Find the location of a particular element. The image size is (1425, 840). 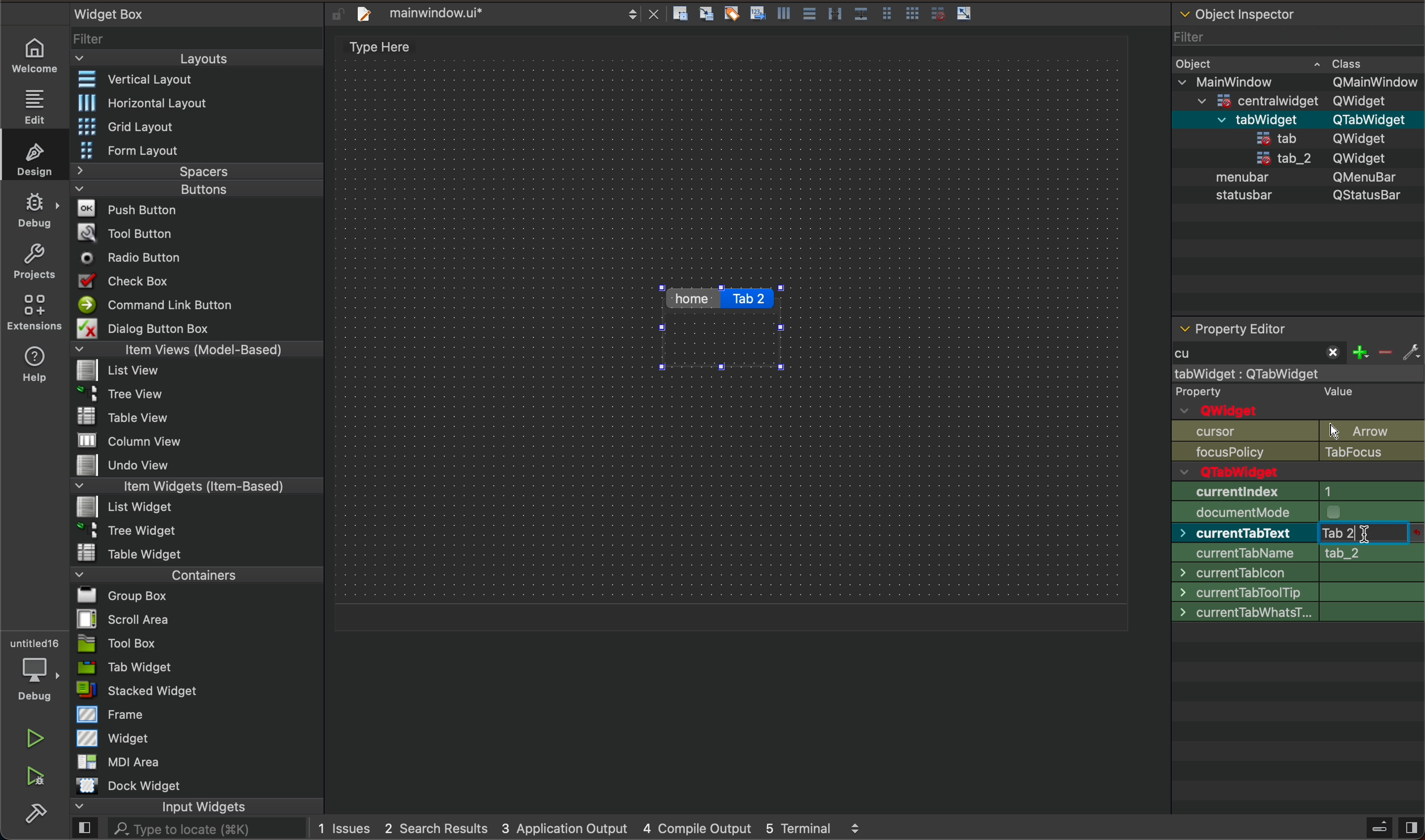

Widget is located at coordinates (114, 738).